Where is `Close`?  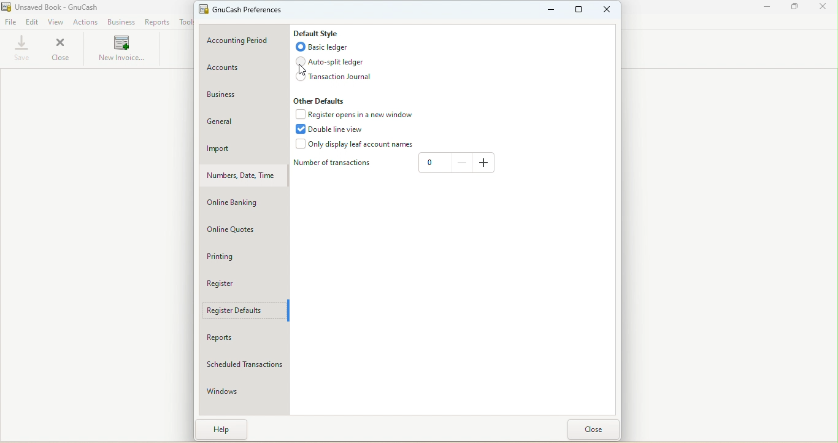
Close is located at coordinates (594, 431).